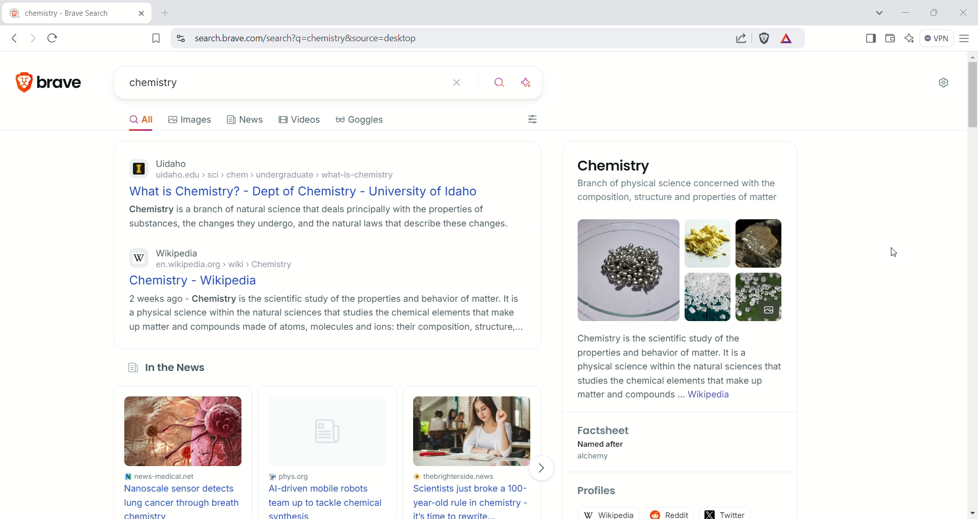  What do you see at coordinates (14, 39) in the screenshot?
I see `go back` at bounding box center [14, 39].